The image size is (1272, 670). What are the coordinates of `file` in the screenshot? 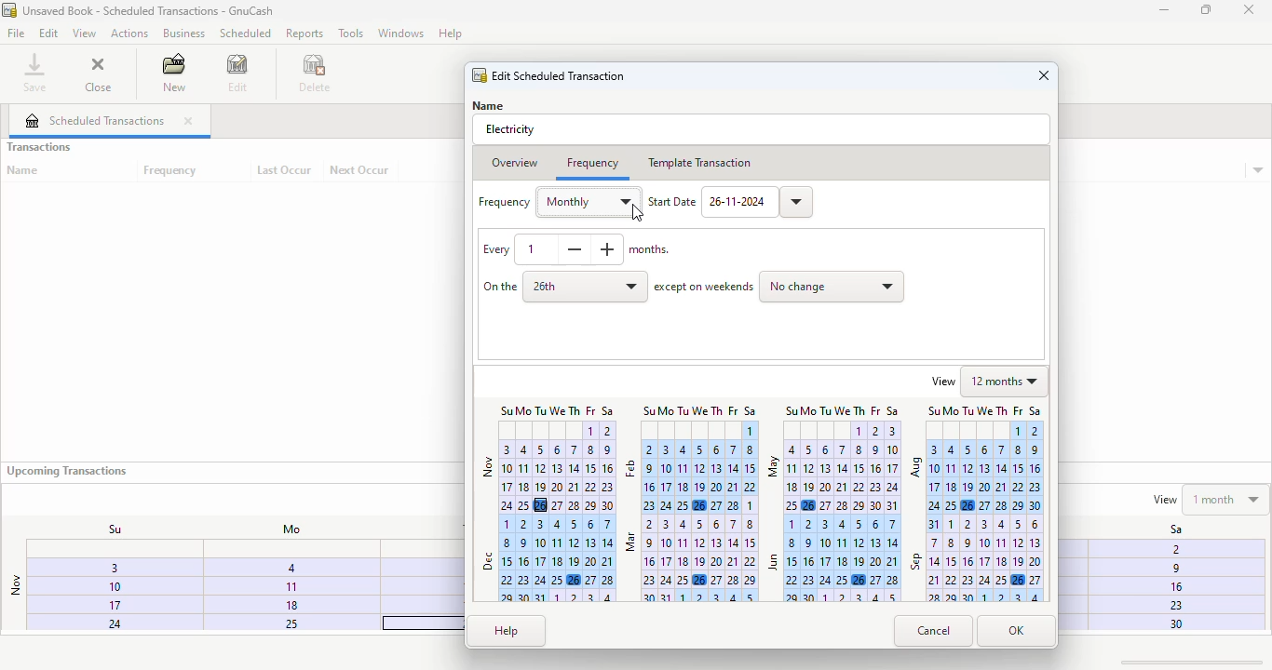 It's located at (16, 33).